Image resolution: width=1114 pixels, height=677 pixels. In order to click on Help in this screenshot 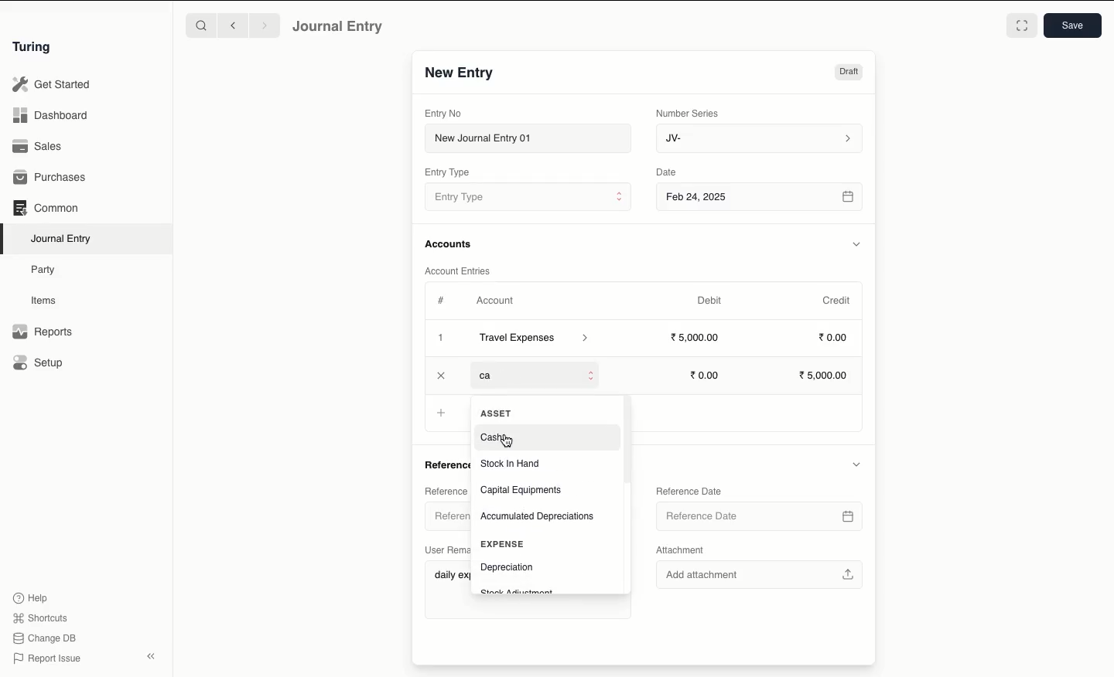, I will do `click(31, 598)`.